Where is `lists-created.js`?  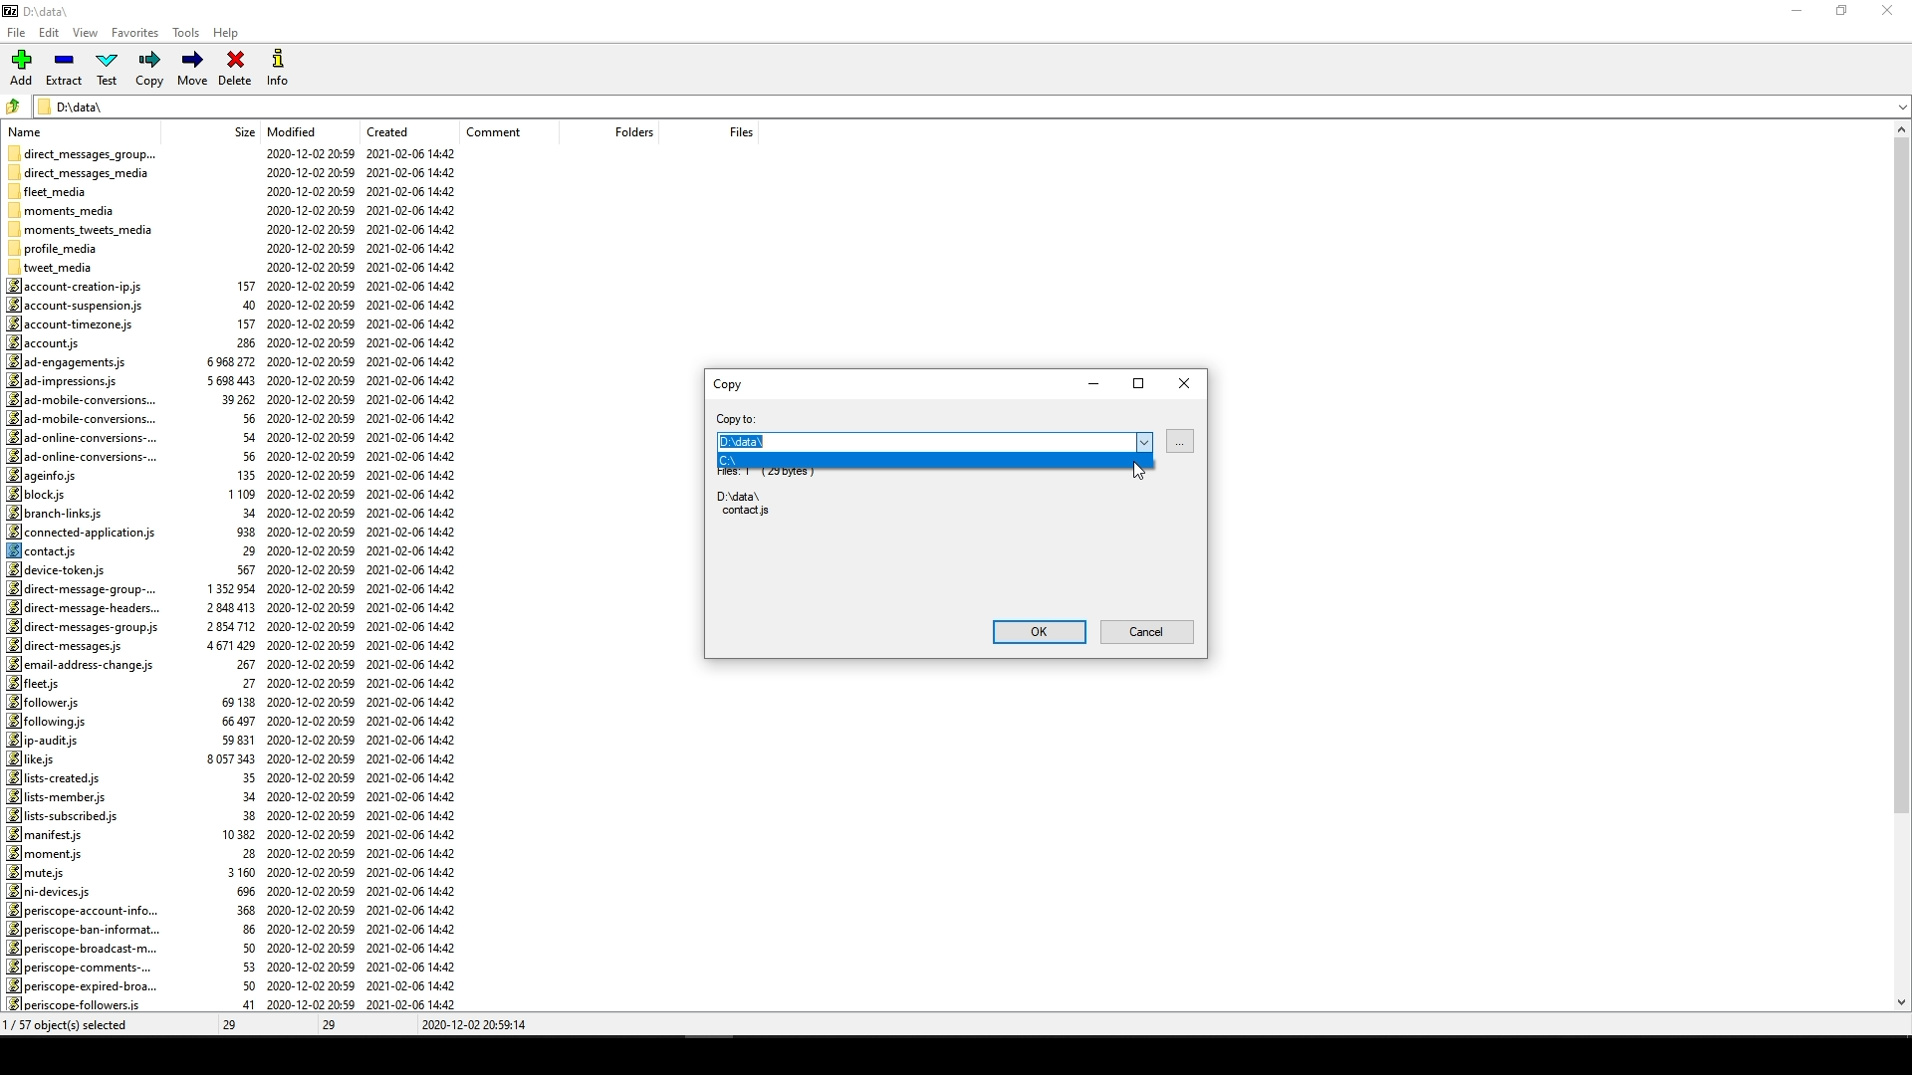 lists-created.js is located at coordinates (59, 777).